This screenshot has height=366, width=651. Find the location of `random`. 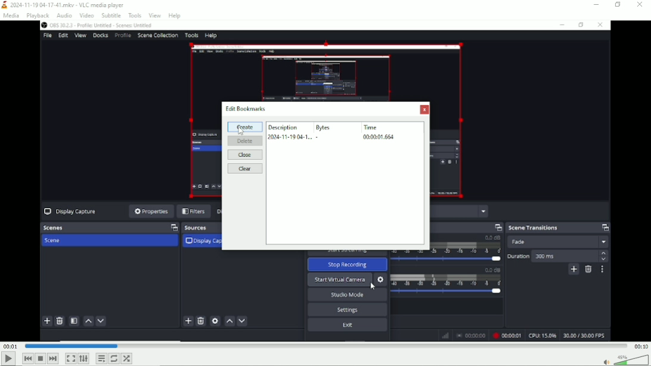

random is located at coordinates (127, 358).